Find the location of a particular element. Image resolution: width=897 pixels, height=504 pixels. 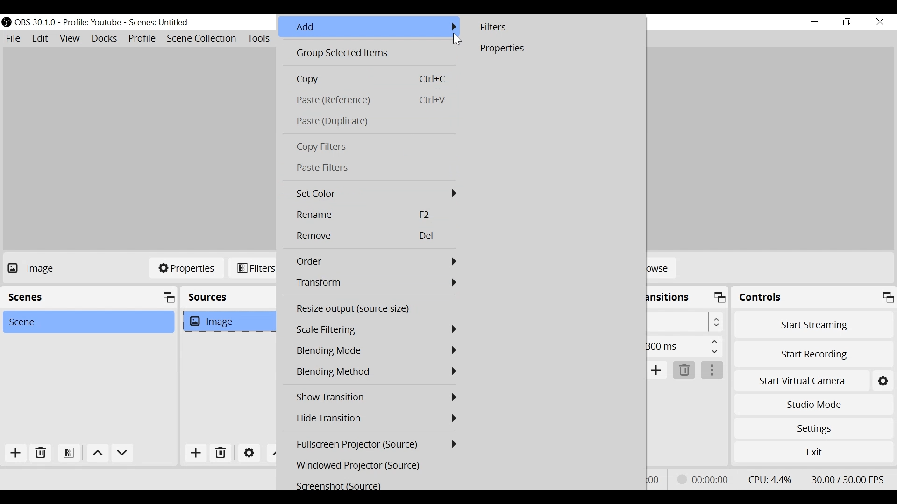

Browse is located at coordinates (663, 268).